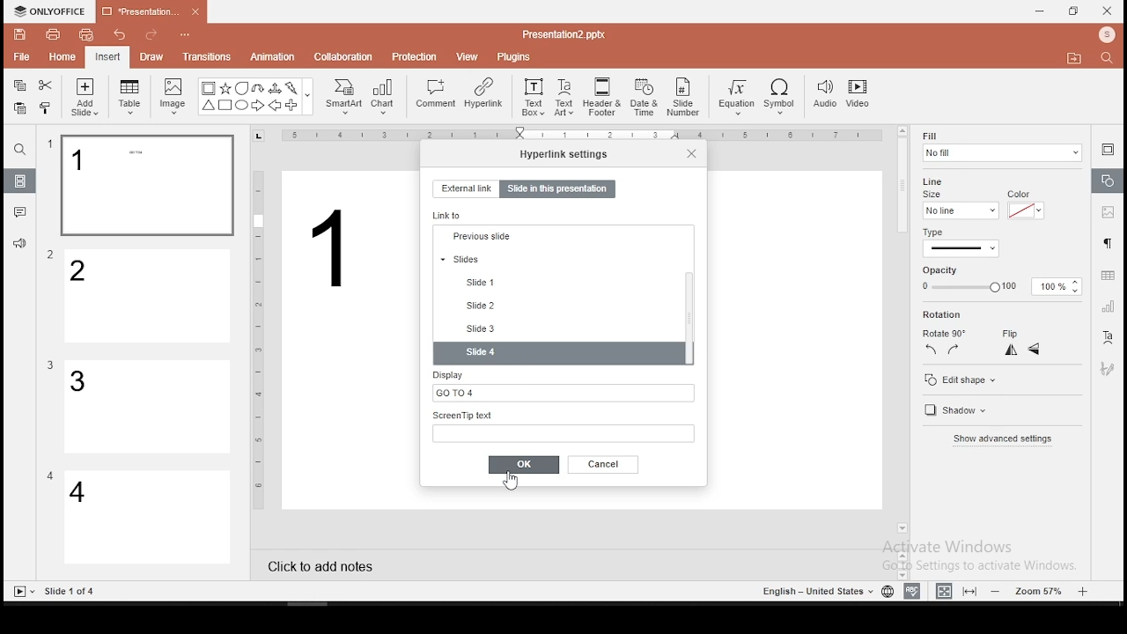  Describe the element at coordinates (557, 328) in the screenshot. I see ` slides` at that location.